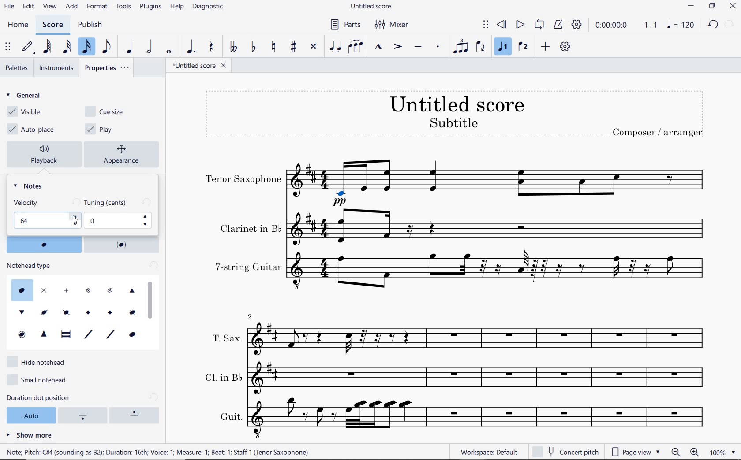  Describe the element at coordinates (75, 203) in the screenshot. I see `reset` at that location.